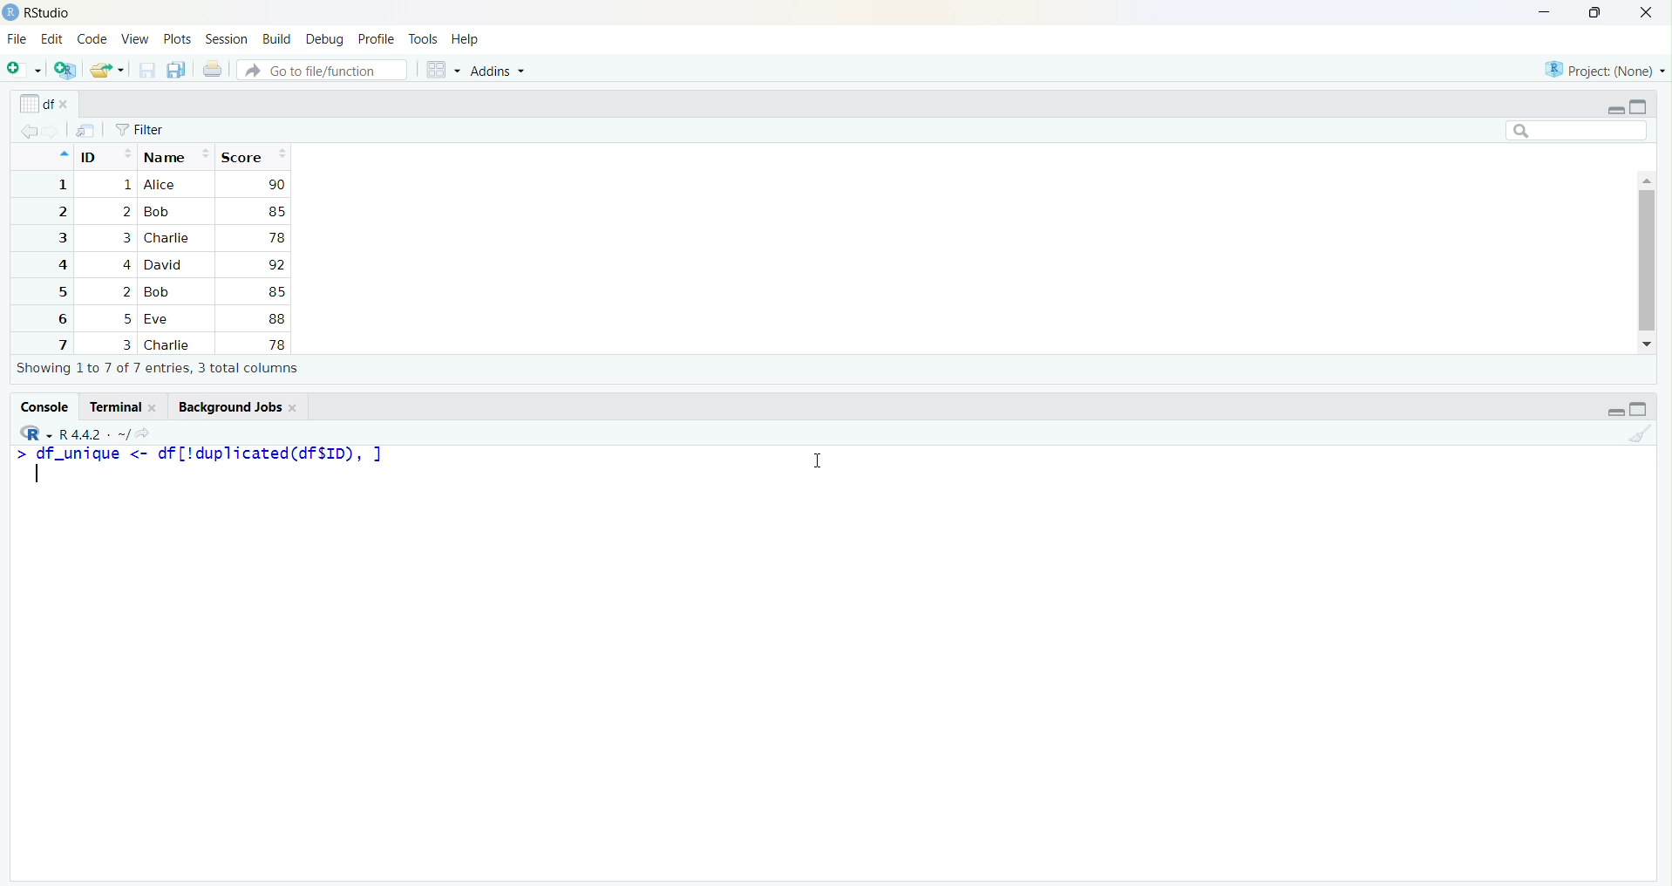  Describe the element at coordinates (178, 40) in the screenshot. I see `Plots` at that location.